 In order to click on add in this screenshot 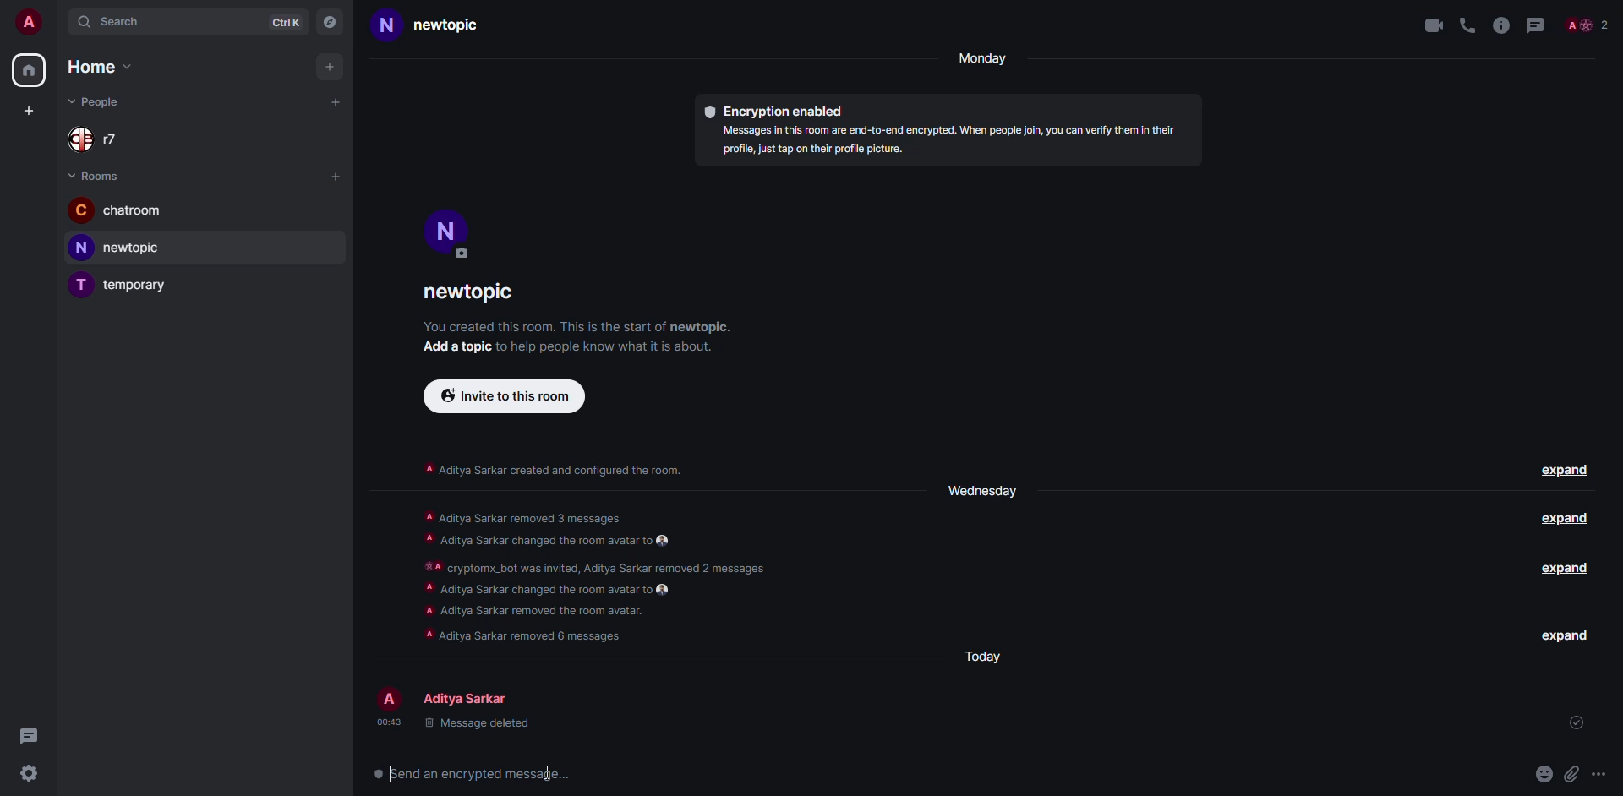, I will do `click(336, 175)`.